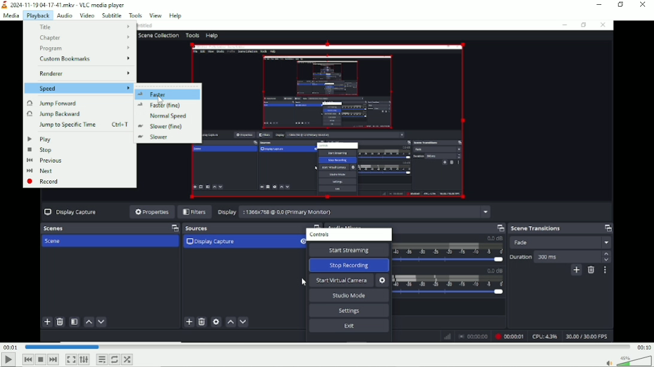 The height and width of the screenshot is (367, 654). Describe the element at coordinates (84, 359) in the screenshot. I see `Show extended settings` at that location.